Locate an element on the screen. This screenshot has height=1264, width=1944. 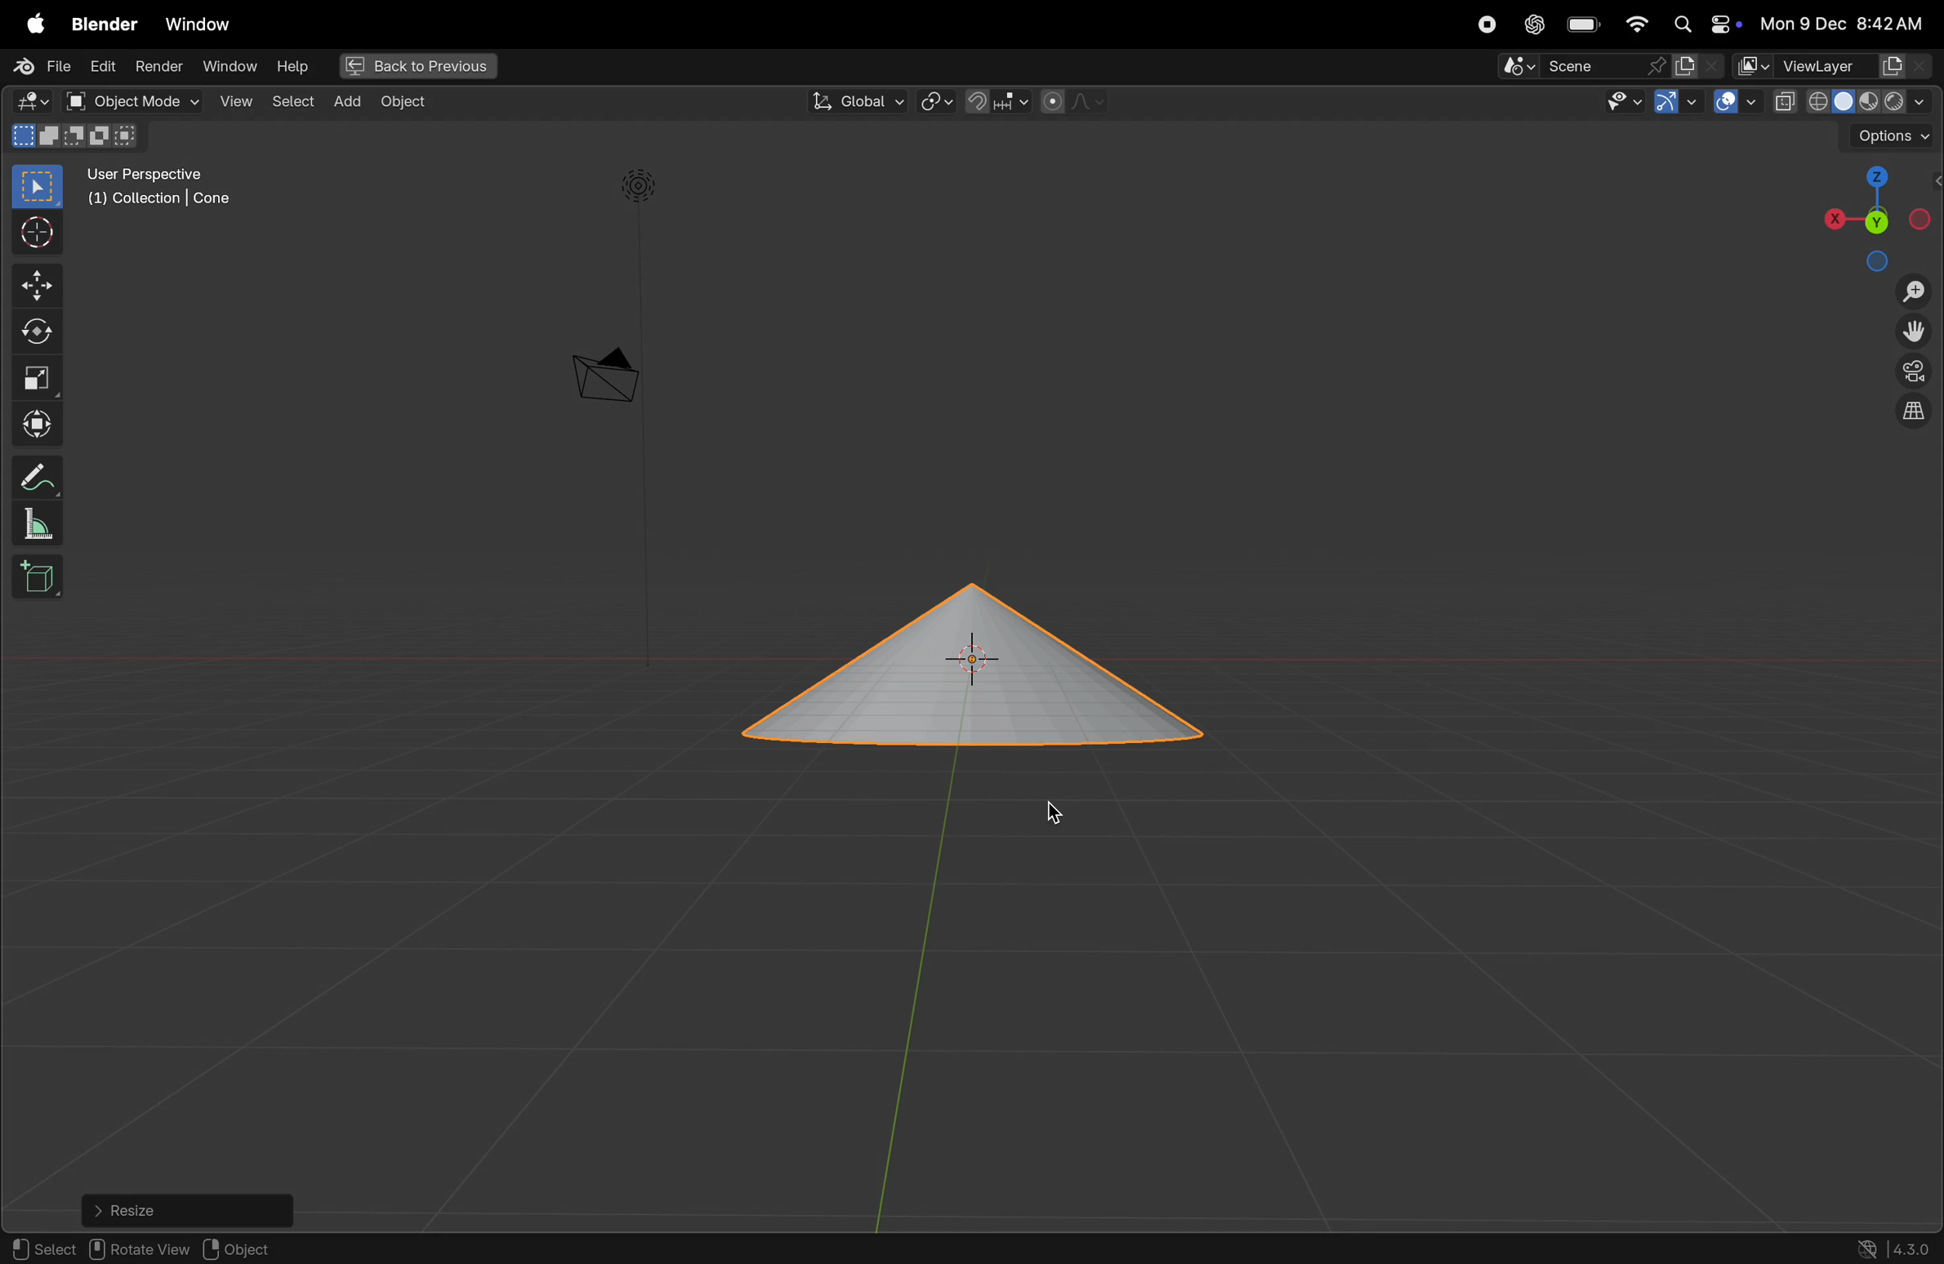
show overlays is located at coordinates (1737, 101).